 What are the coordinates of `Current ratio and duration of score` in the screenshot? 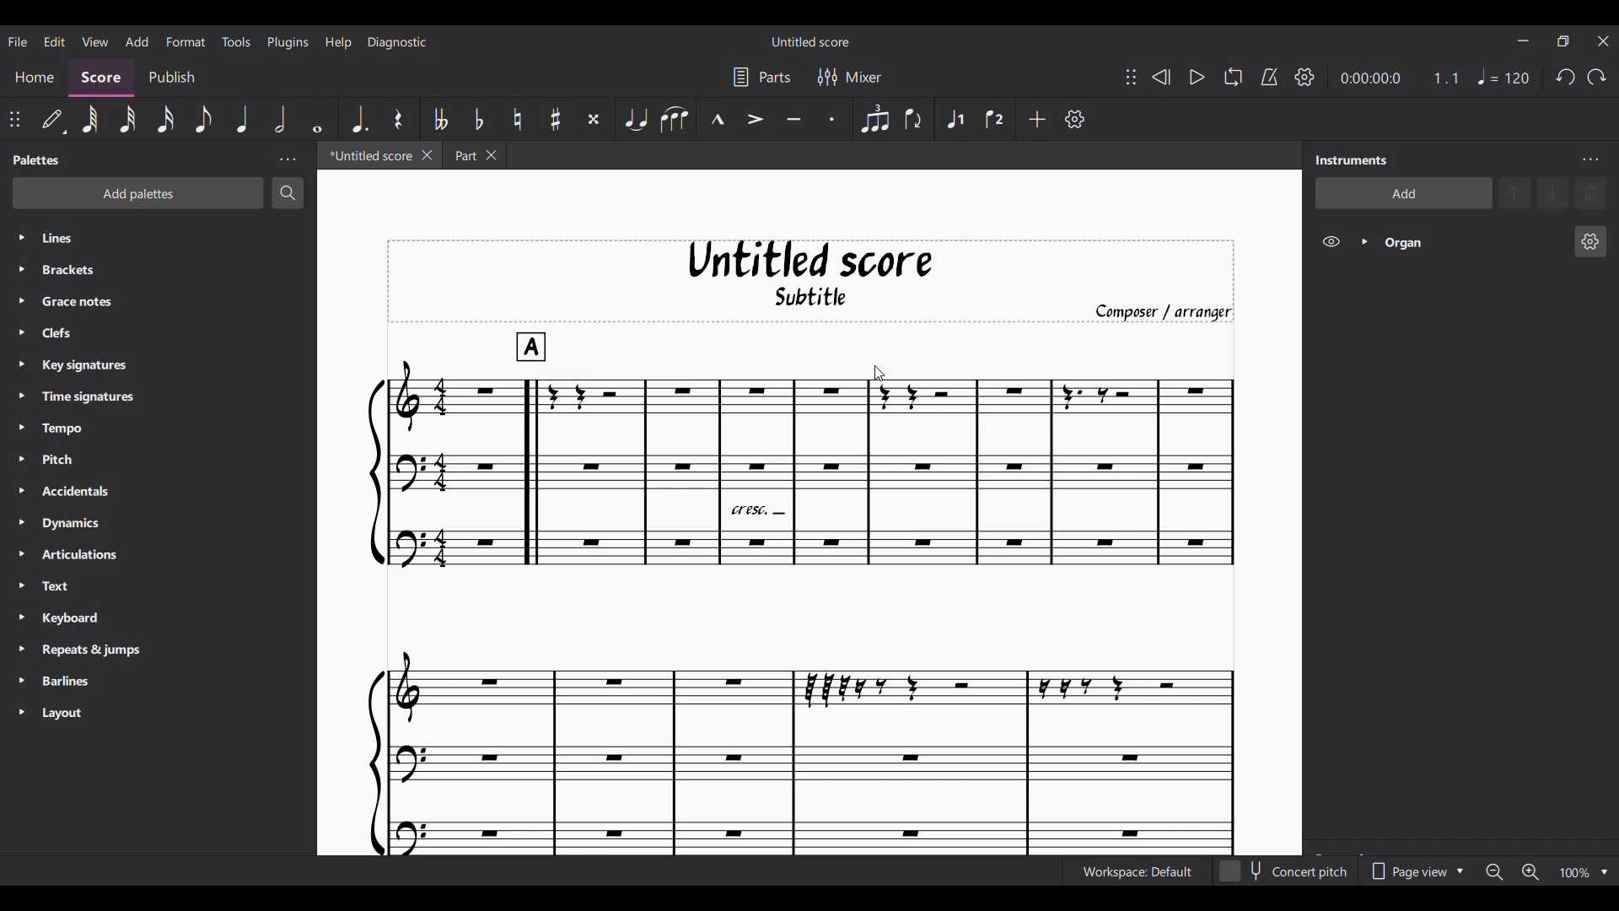 It's located at (1400, 78).